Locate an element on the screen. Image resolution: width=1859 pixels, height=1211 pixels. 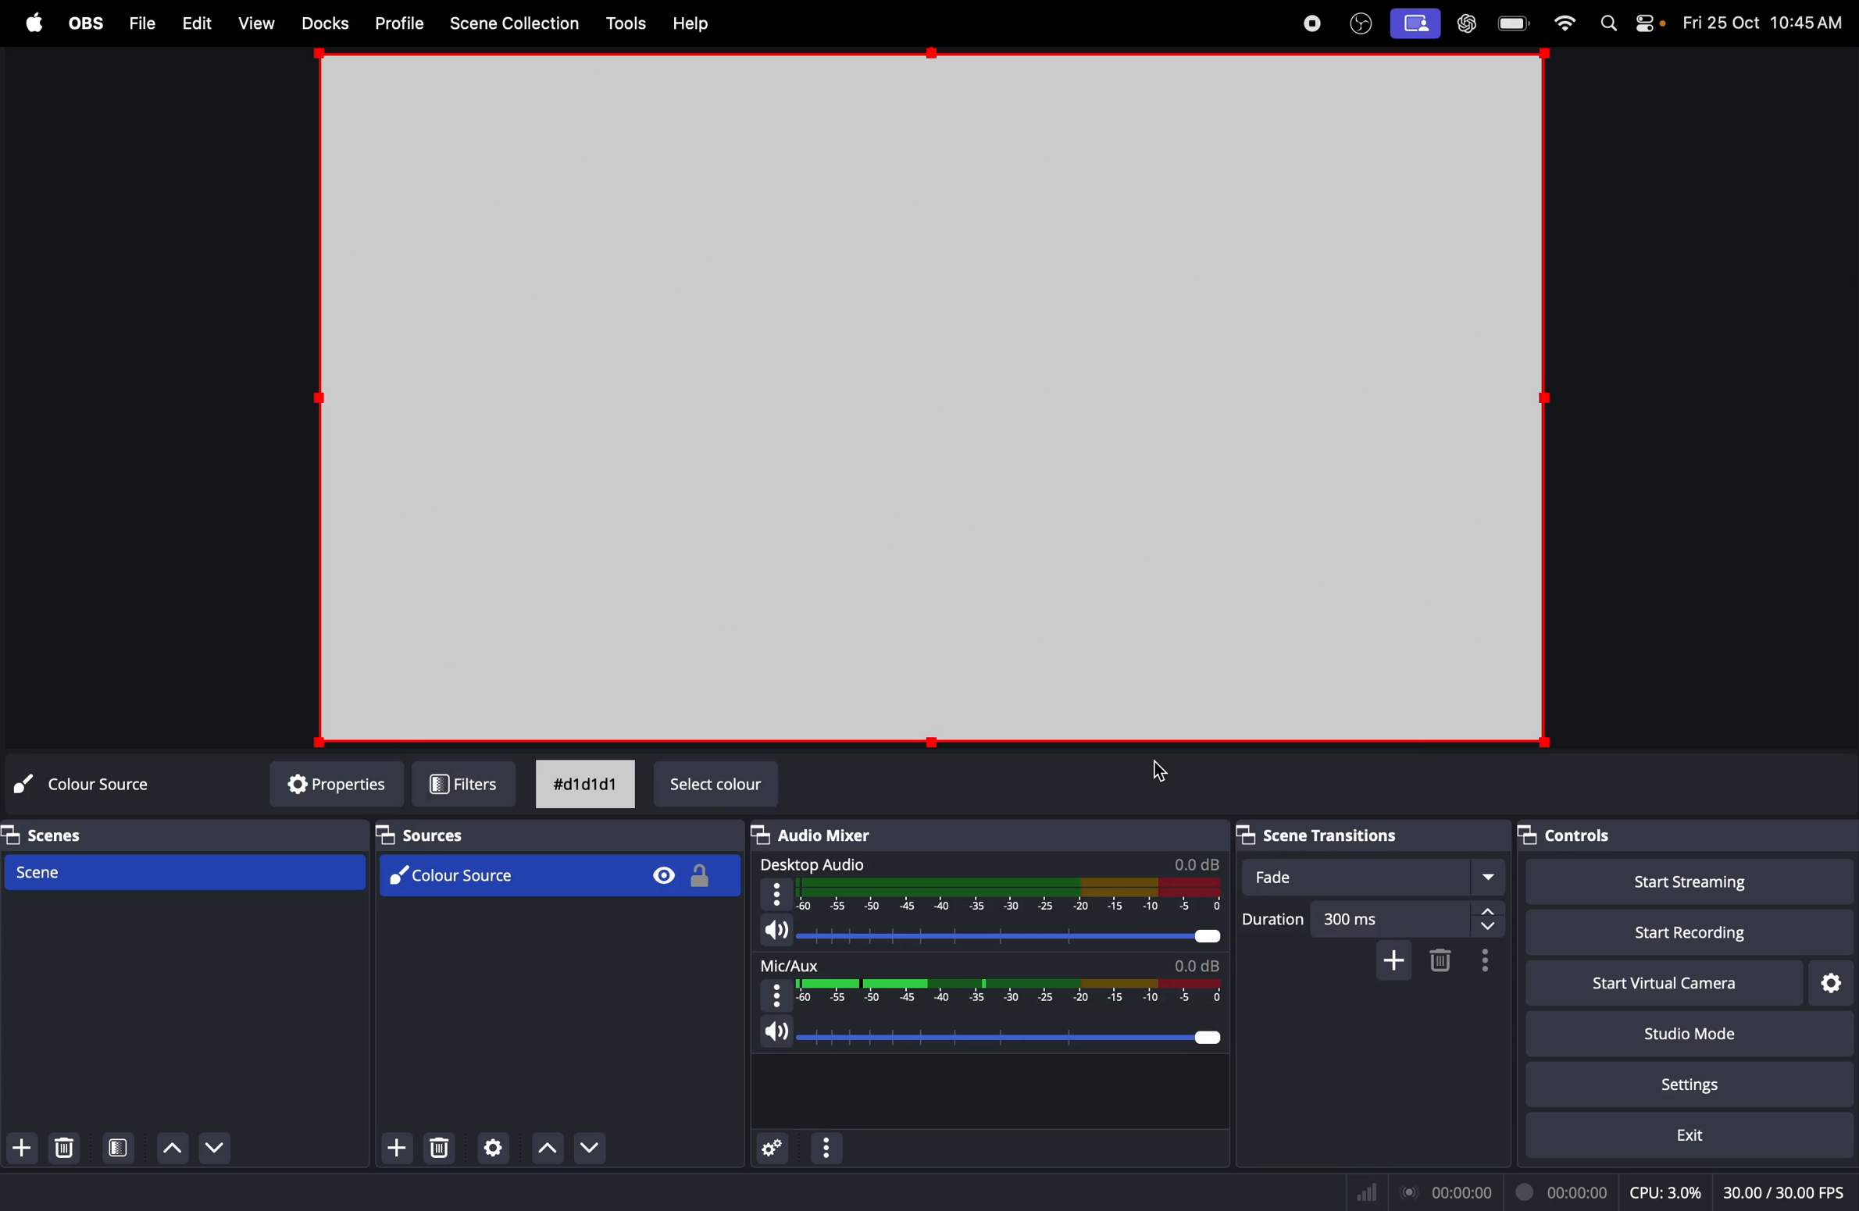
controls is located at coordinates (1565, 836).